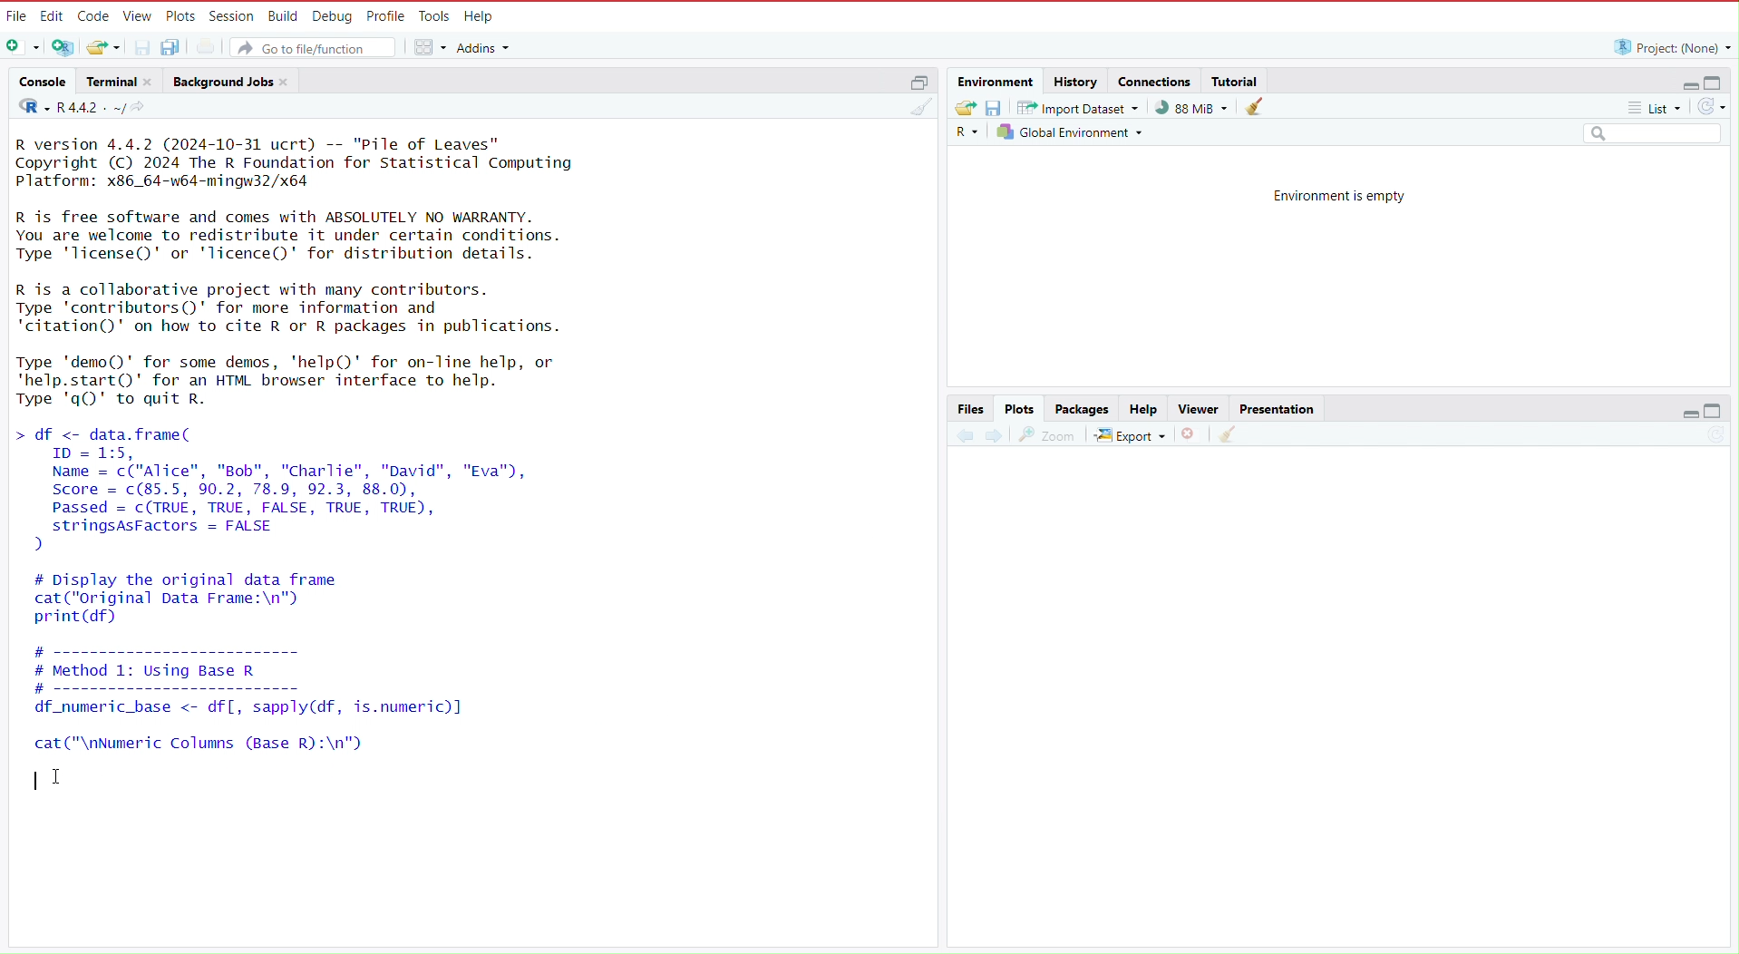 The height and width of the screenshot is (954, 1739). Describe the element at coordinates (481, 15) in the screenshot. I see `Help` at that location.